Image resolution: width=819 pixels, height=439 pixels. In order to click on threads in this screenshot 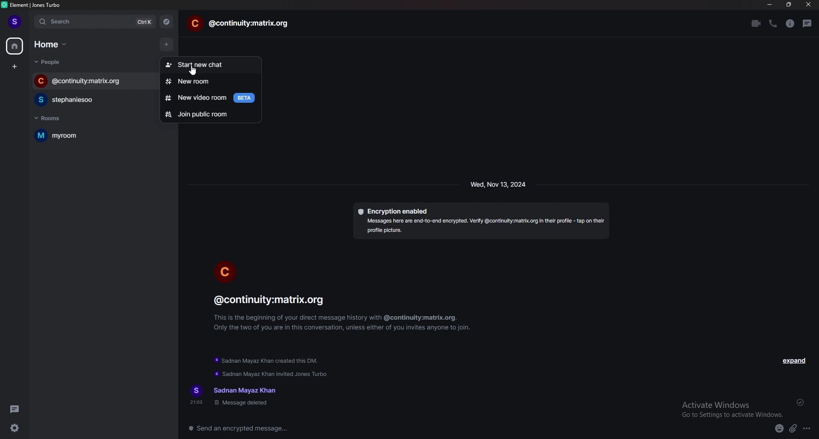, I will do `click(15, 409)`.